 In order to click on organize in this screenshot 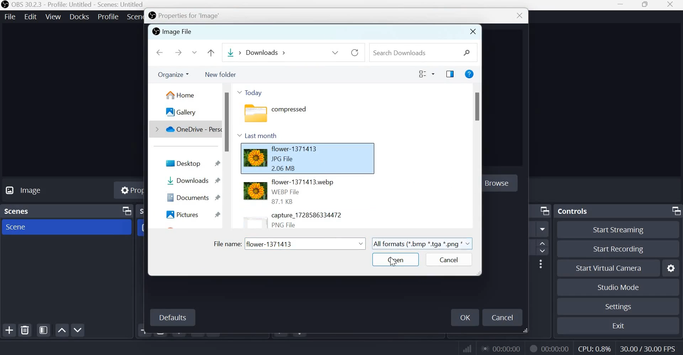, I will do `click(172, 73)`.